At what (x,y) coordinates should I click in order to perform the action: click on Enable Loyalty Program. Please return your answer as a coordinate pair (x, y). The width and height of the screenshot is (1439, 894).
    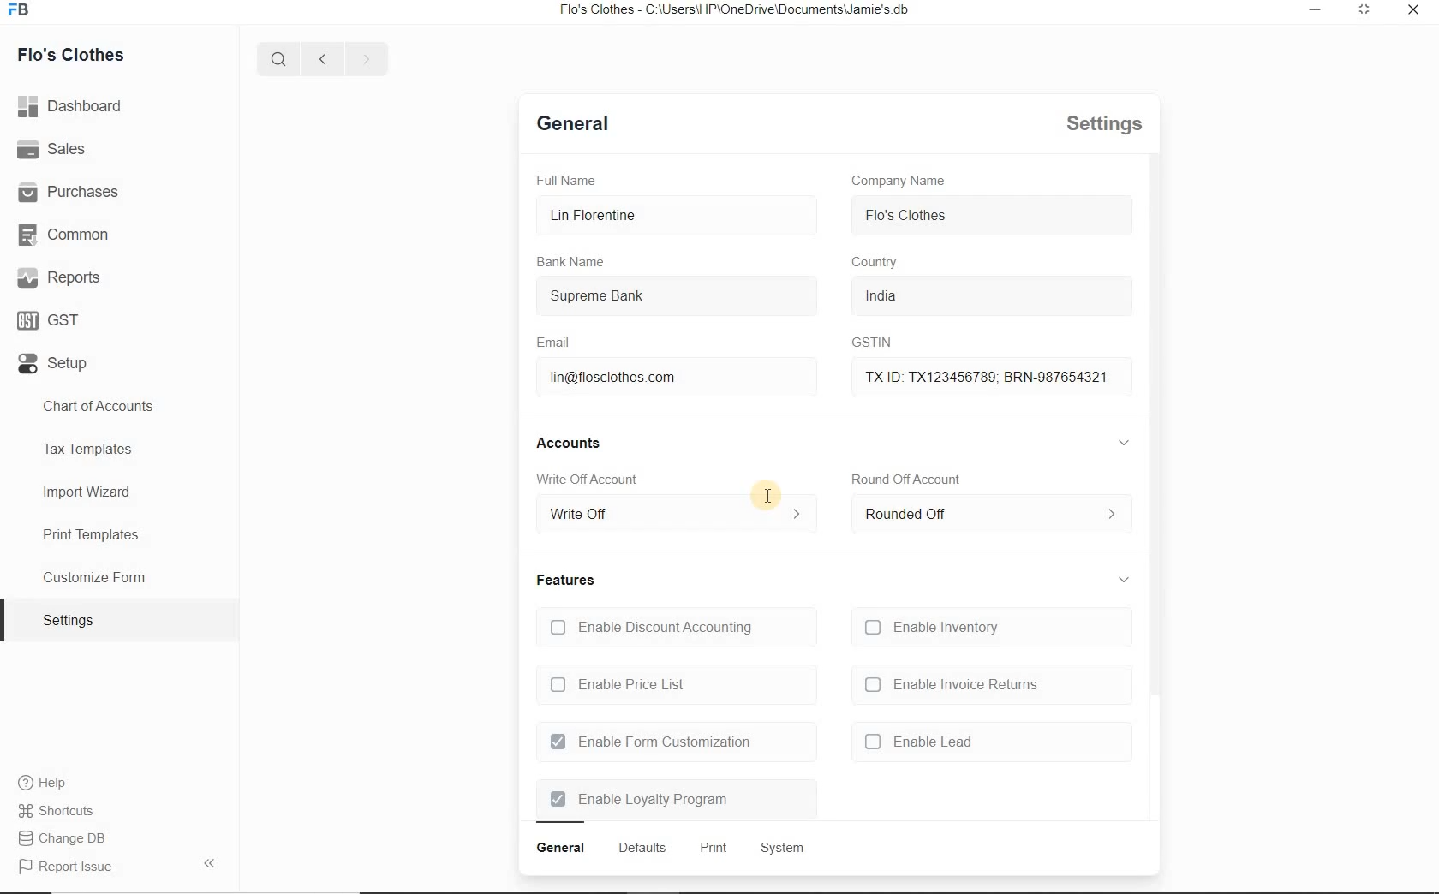
    Looking at the image, I should click on (643, 797).